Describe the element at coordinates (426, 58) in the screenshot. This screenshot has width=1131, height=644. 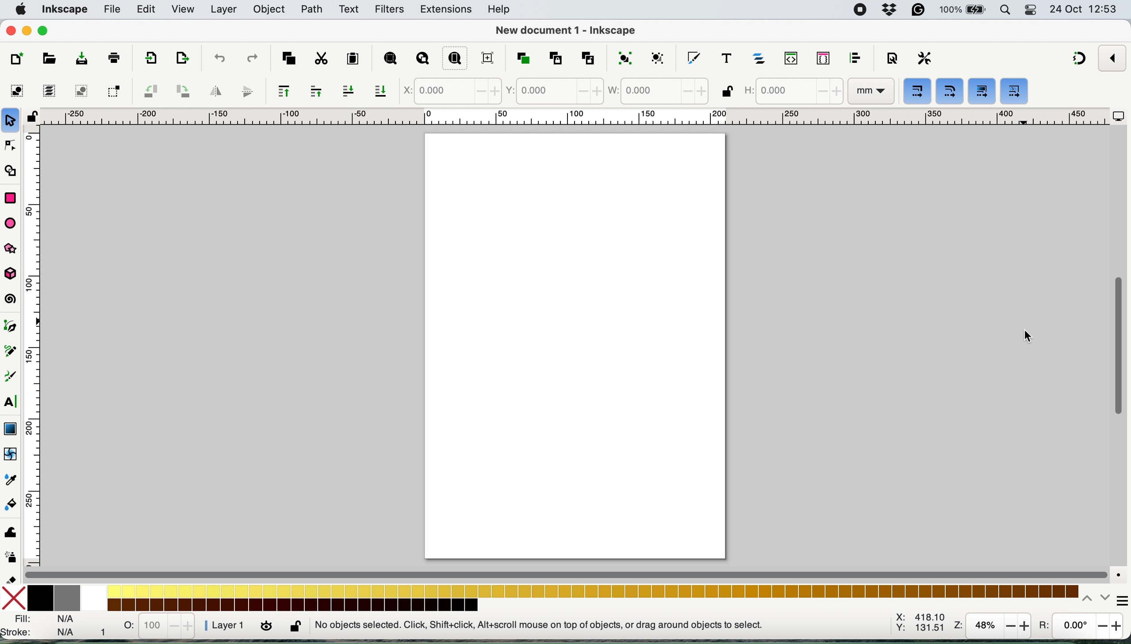
I see `zoom drawing` at that location.